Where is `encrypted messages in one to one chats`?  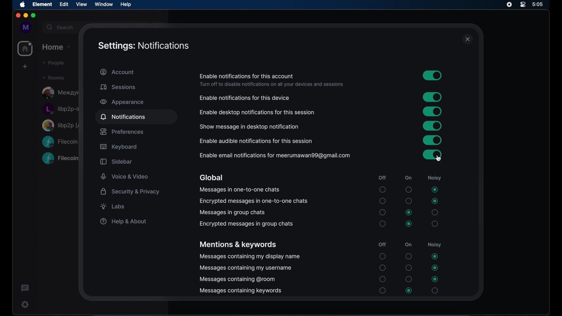
encrypted messages in one to one chats is located at coordinates (253, 201).